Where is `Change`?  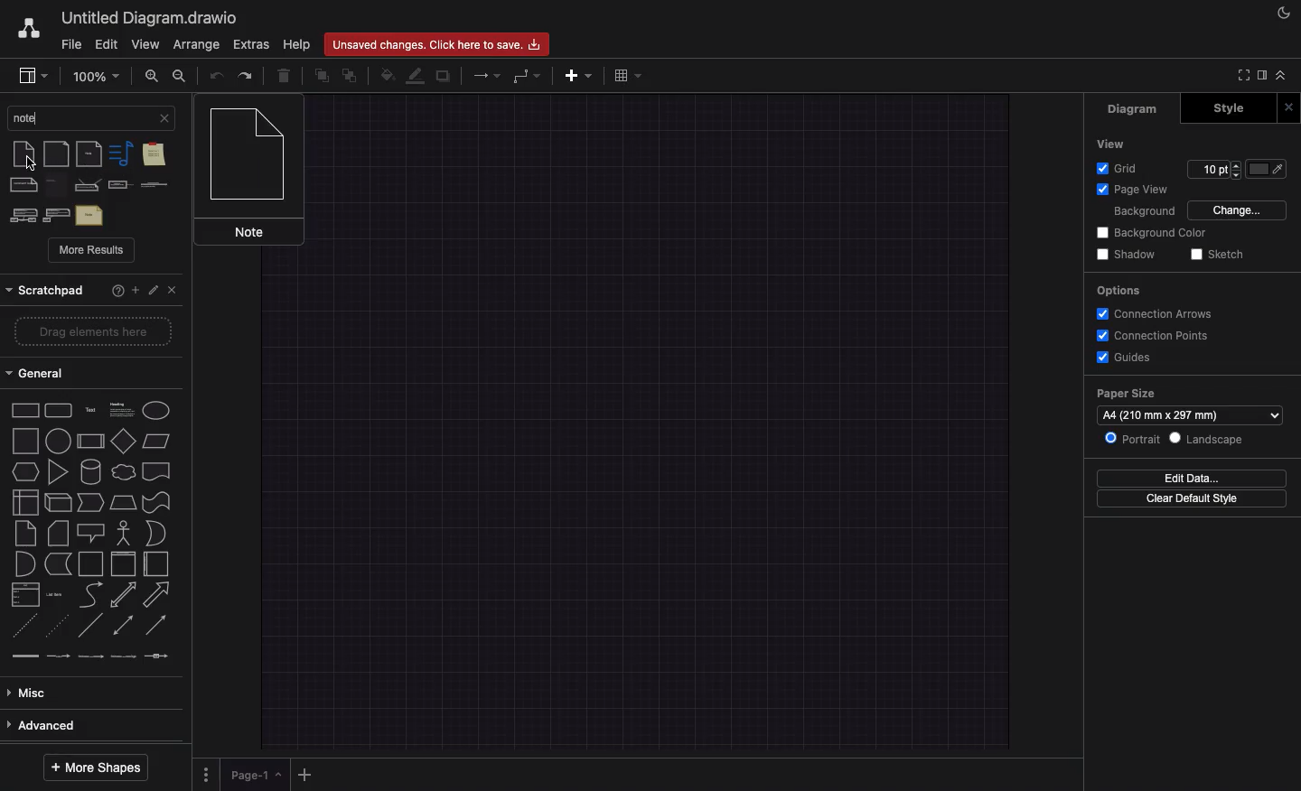 Change is located at coordinates (1236, 210).